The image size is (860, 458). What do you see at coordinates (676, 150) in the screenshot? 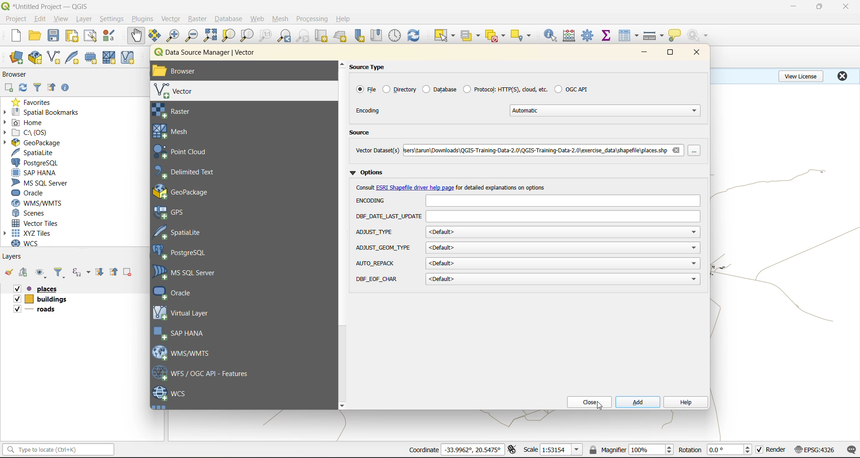
I see `remove` at bounding box center [676, 150].